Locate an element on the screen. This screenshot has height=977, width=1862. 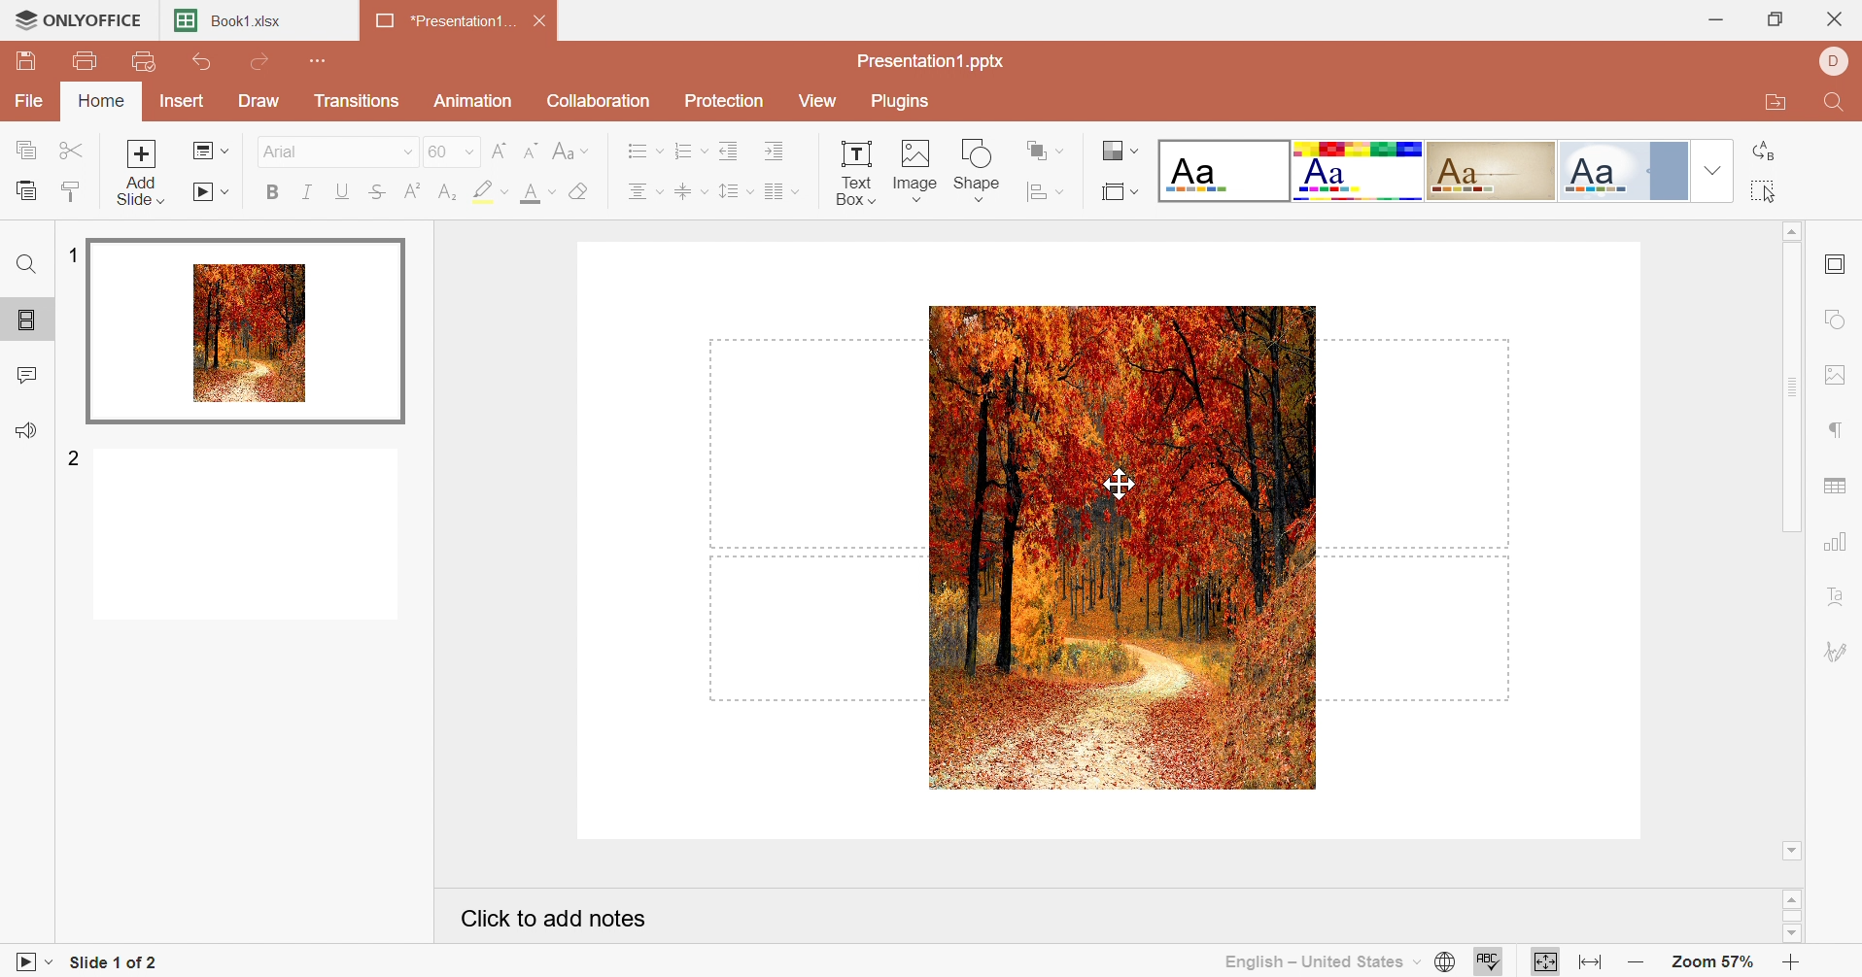
Click to add notes is located at coordinates (551, 919).